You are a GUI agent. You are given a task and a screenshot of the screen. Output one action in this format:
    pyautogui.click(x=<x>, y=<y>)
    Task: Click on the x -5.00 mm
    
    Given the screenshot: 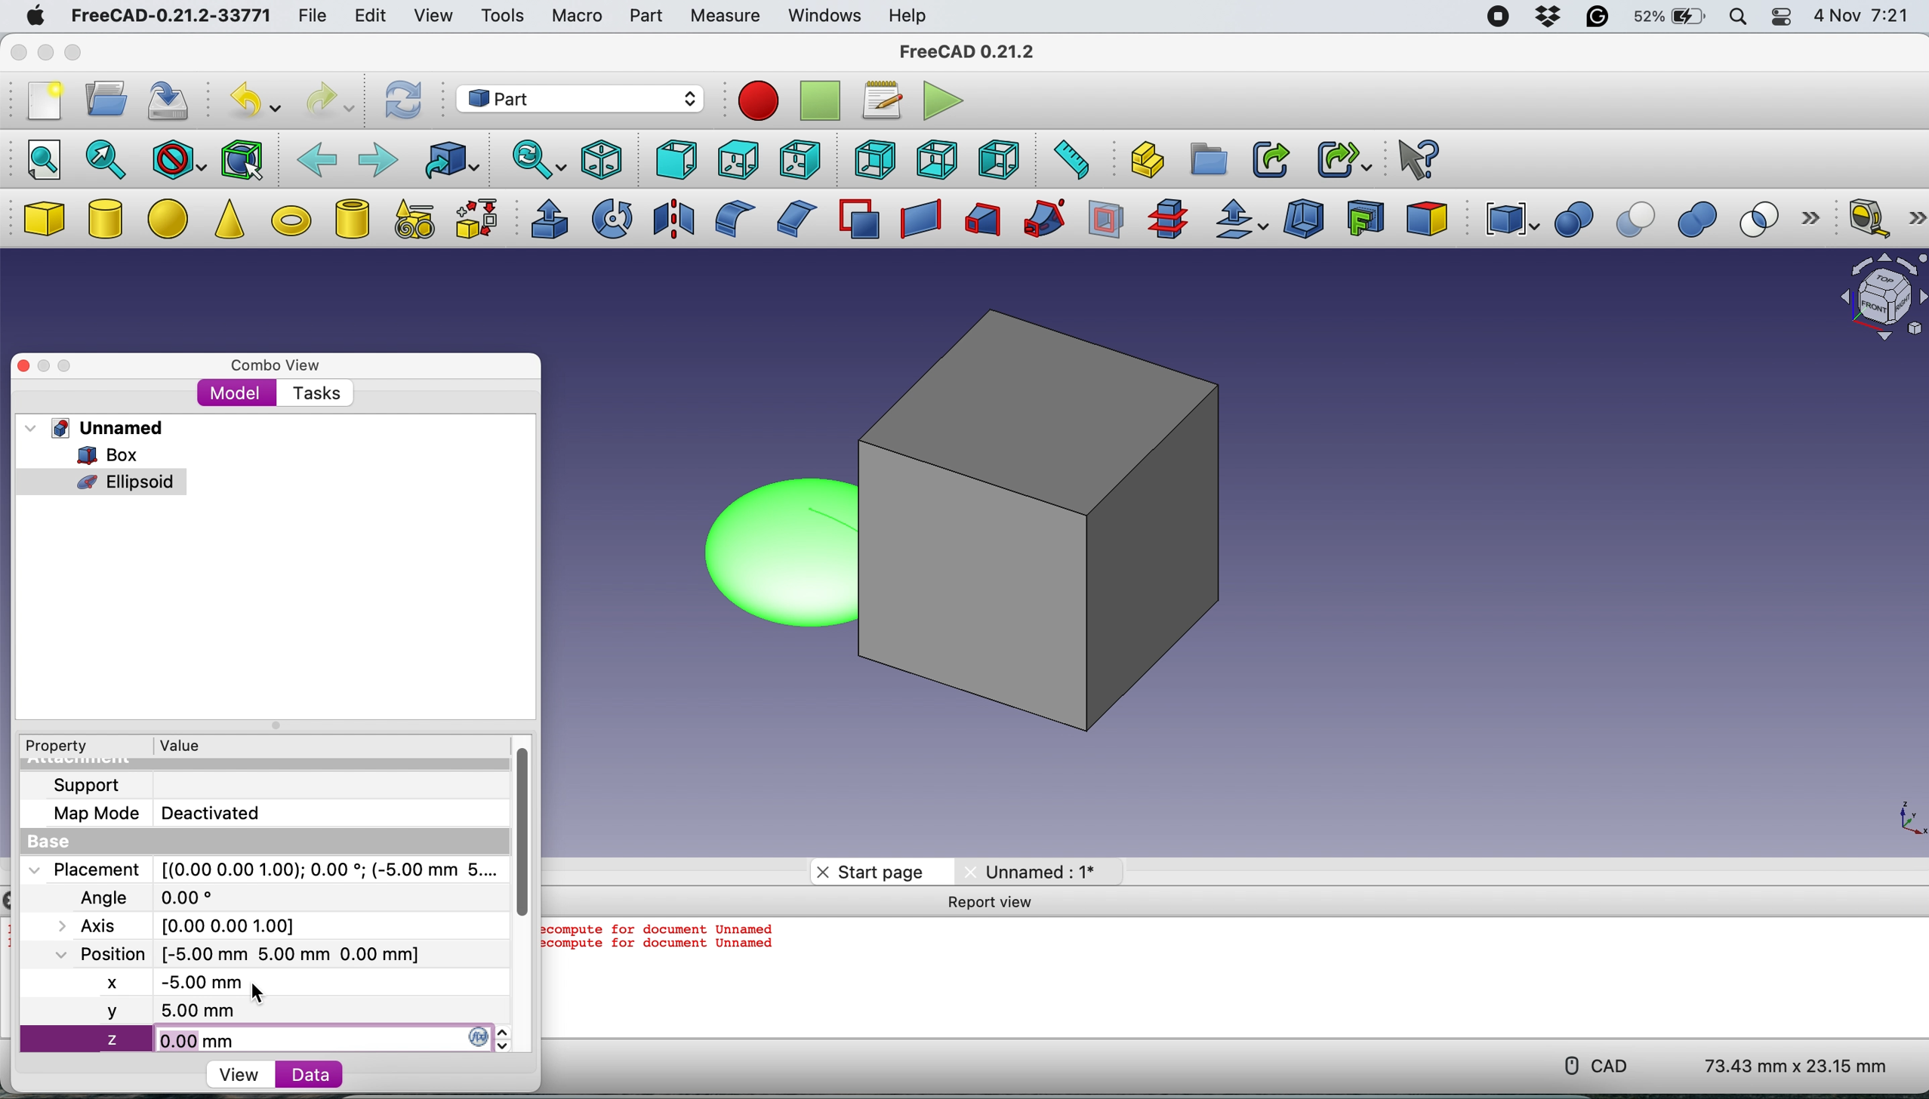 What is the action you would take?
    pyautogui.click(x=180, y=984)
    